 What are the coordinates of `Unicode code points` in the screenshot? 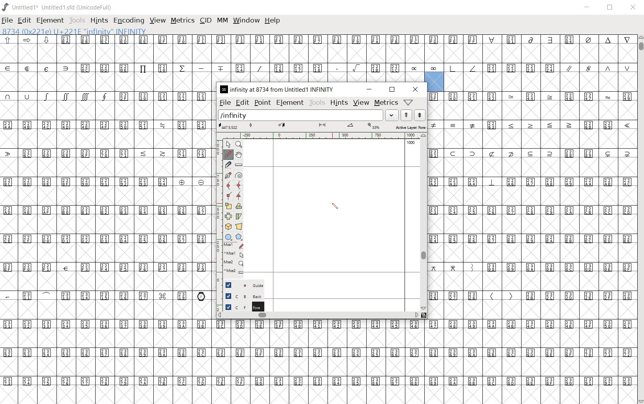 It's located at (105, 153).